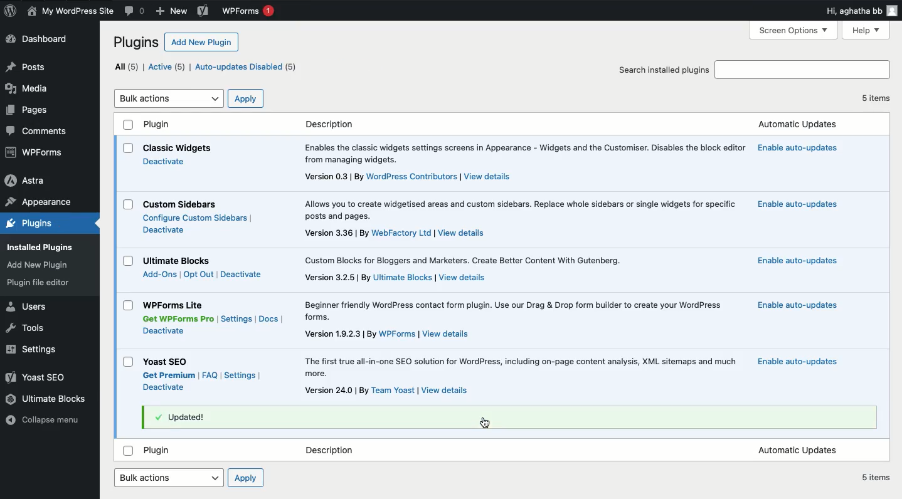 The image size is (902, 499). Describe the element at coordinates (129, 261) in the screenshot. I see `Checkbox` at that location.